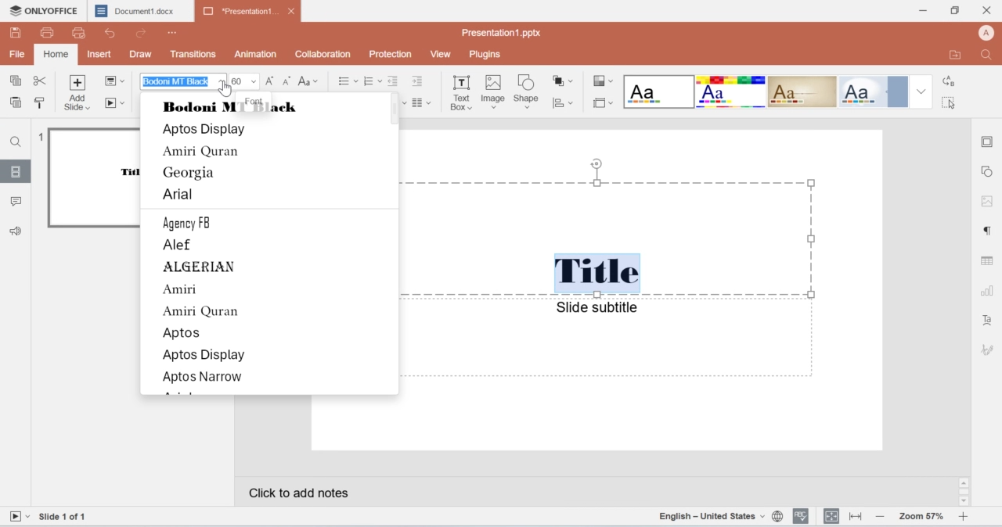 This screenshot has height=527, width=1002. Describe the element at coordinates (391, 54) in the screenshot. I see `Protection` at that location.